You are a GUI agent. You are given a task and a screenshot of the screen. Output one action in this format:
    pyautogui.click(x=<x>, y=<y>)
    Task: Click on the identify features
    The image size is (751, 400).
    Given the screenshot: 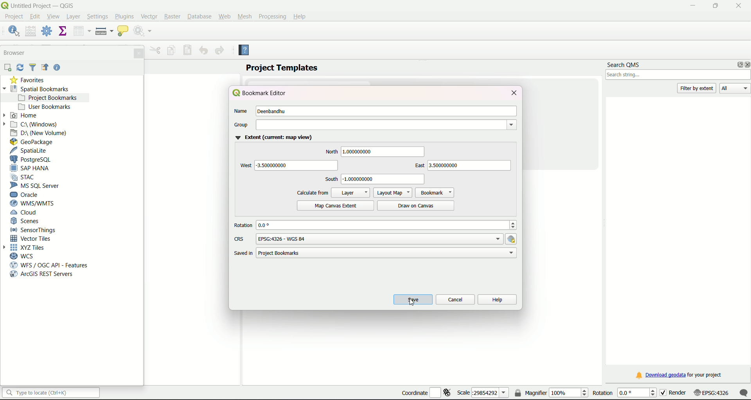 What is the action you would take?
    pyautogui.click(x=13, y=30)
    